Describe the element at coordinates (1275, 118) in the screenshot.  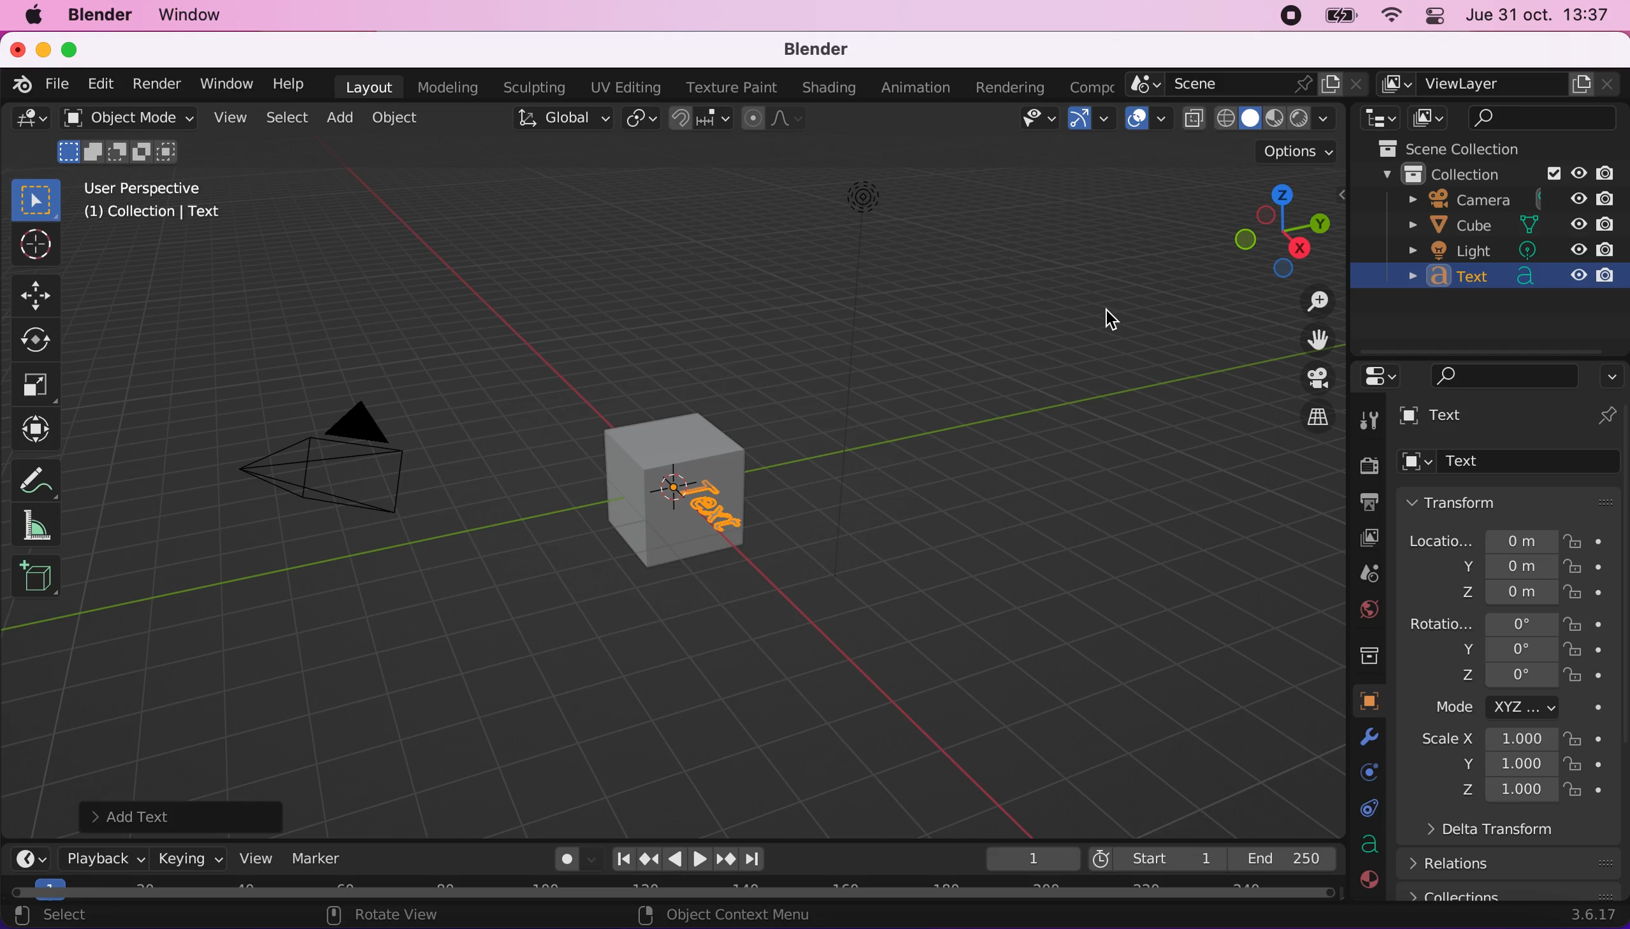
I see `shading` at that location.